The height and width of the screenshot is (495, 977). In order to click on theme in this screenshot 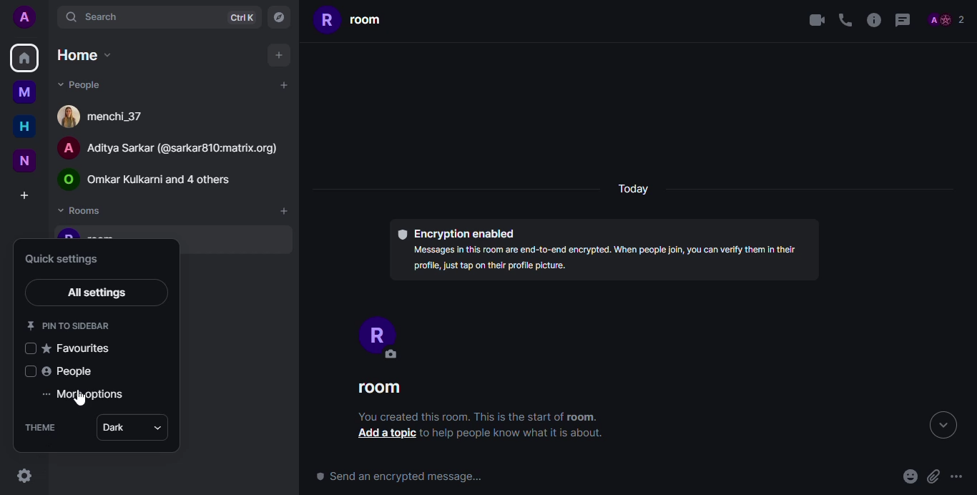, I will do `click(43, 427)`.